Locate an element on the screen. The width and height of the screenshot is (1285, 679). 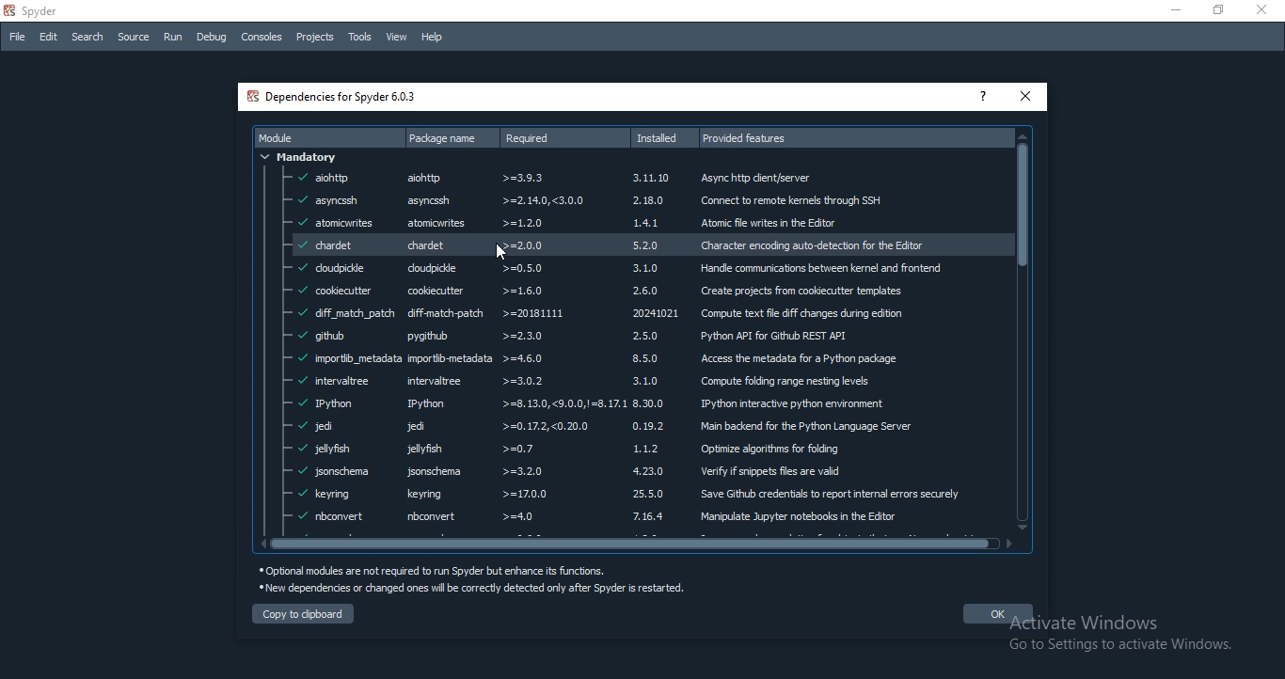
copy to clipboard is located at coordinates (305, 614).